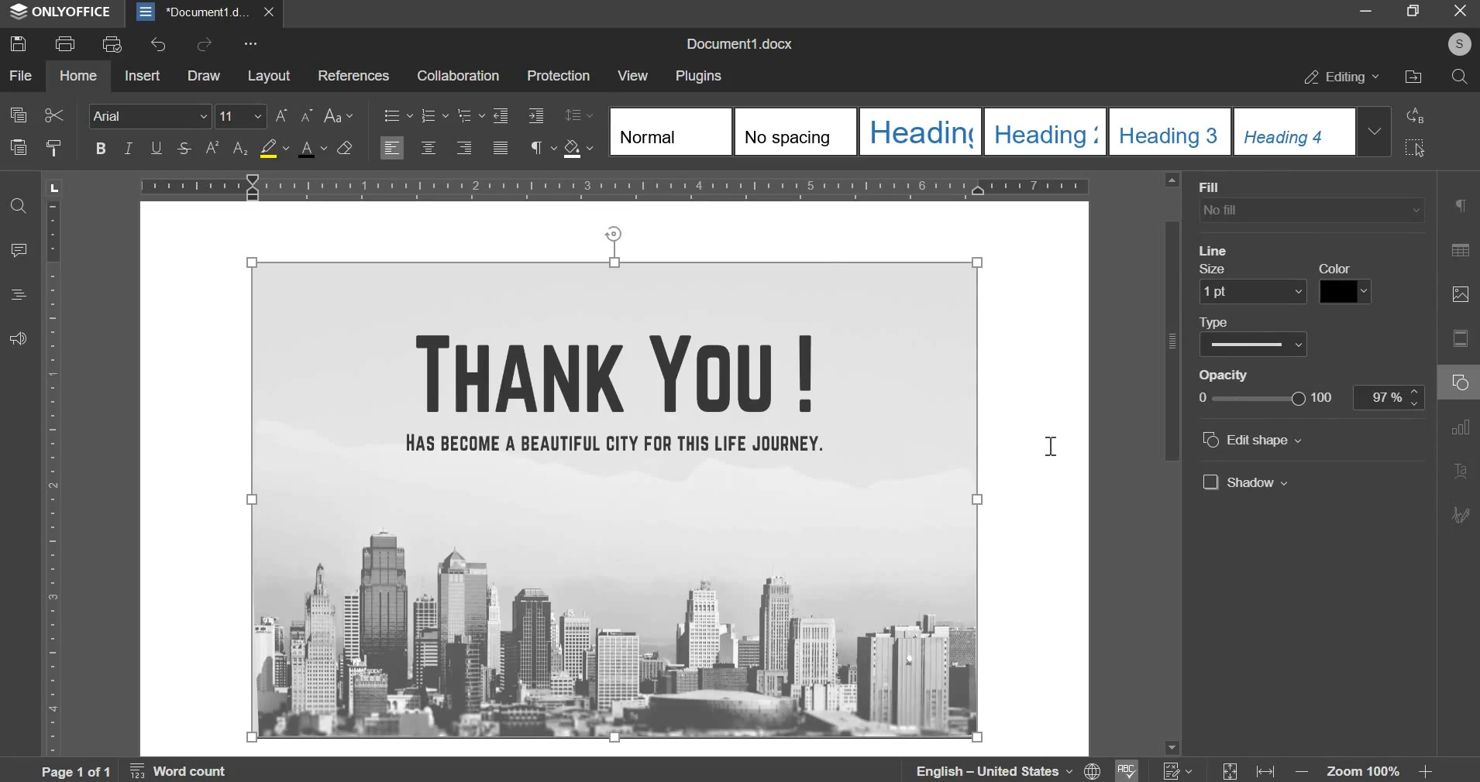  I want to click on subscript, so click(242, 148).